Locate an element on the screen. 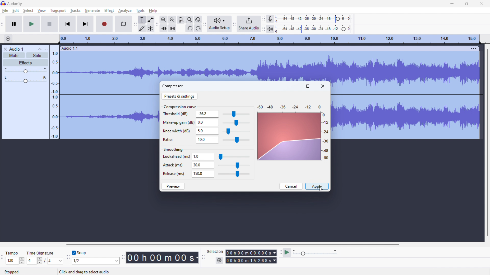 This screenshot has height=275, width=490.  Lookahead (ms) is located at coordinates (176, 157).